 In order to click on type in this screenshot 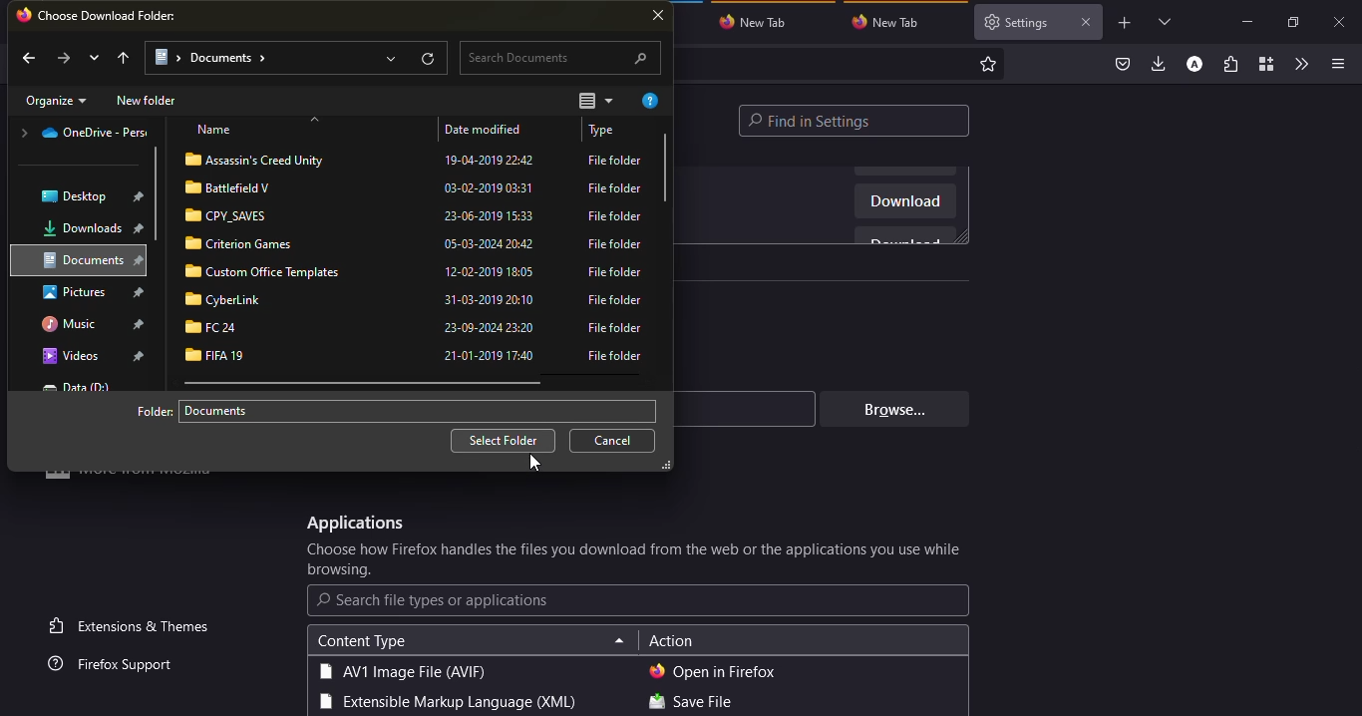, I will do `click(618, 245)`.